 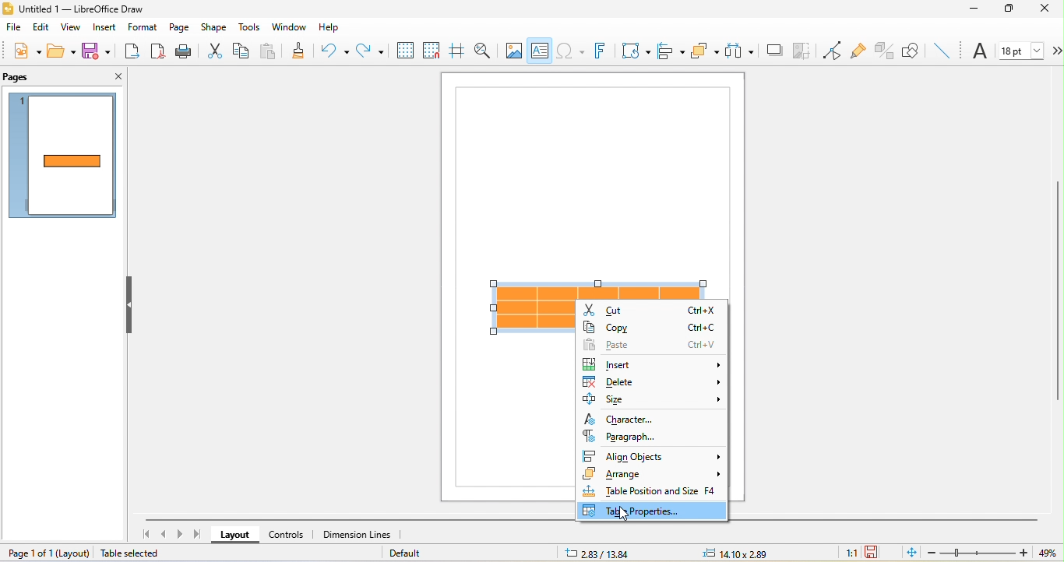 I want to click on align object, so click(x=655, y=454).